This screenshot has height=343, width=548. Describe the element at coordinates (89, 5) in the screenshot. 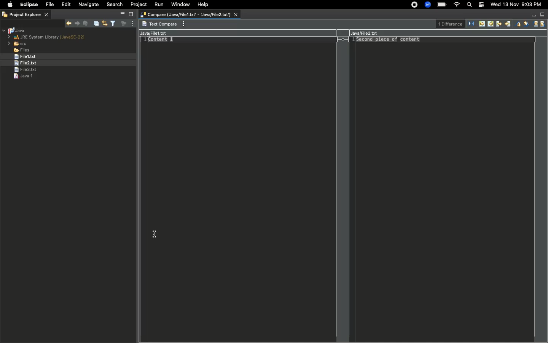

I see `Navigate` at that location.